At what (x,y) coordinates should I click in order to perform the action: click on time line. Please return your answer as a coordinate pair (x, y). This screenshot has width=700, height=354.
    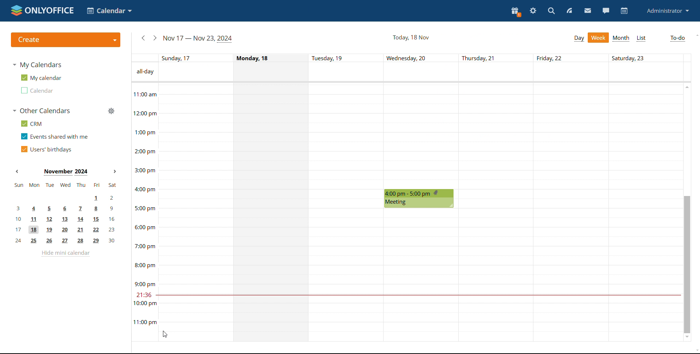
    Looking at the image, I should click on (144, 212).